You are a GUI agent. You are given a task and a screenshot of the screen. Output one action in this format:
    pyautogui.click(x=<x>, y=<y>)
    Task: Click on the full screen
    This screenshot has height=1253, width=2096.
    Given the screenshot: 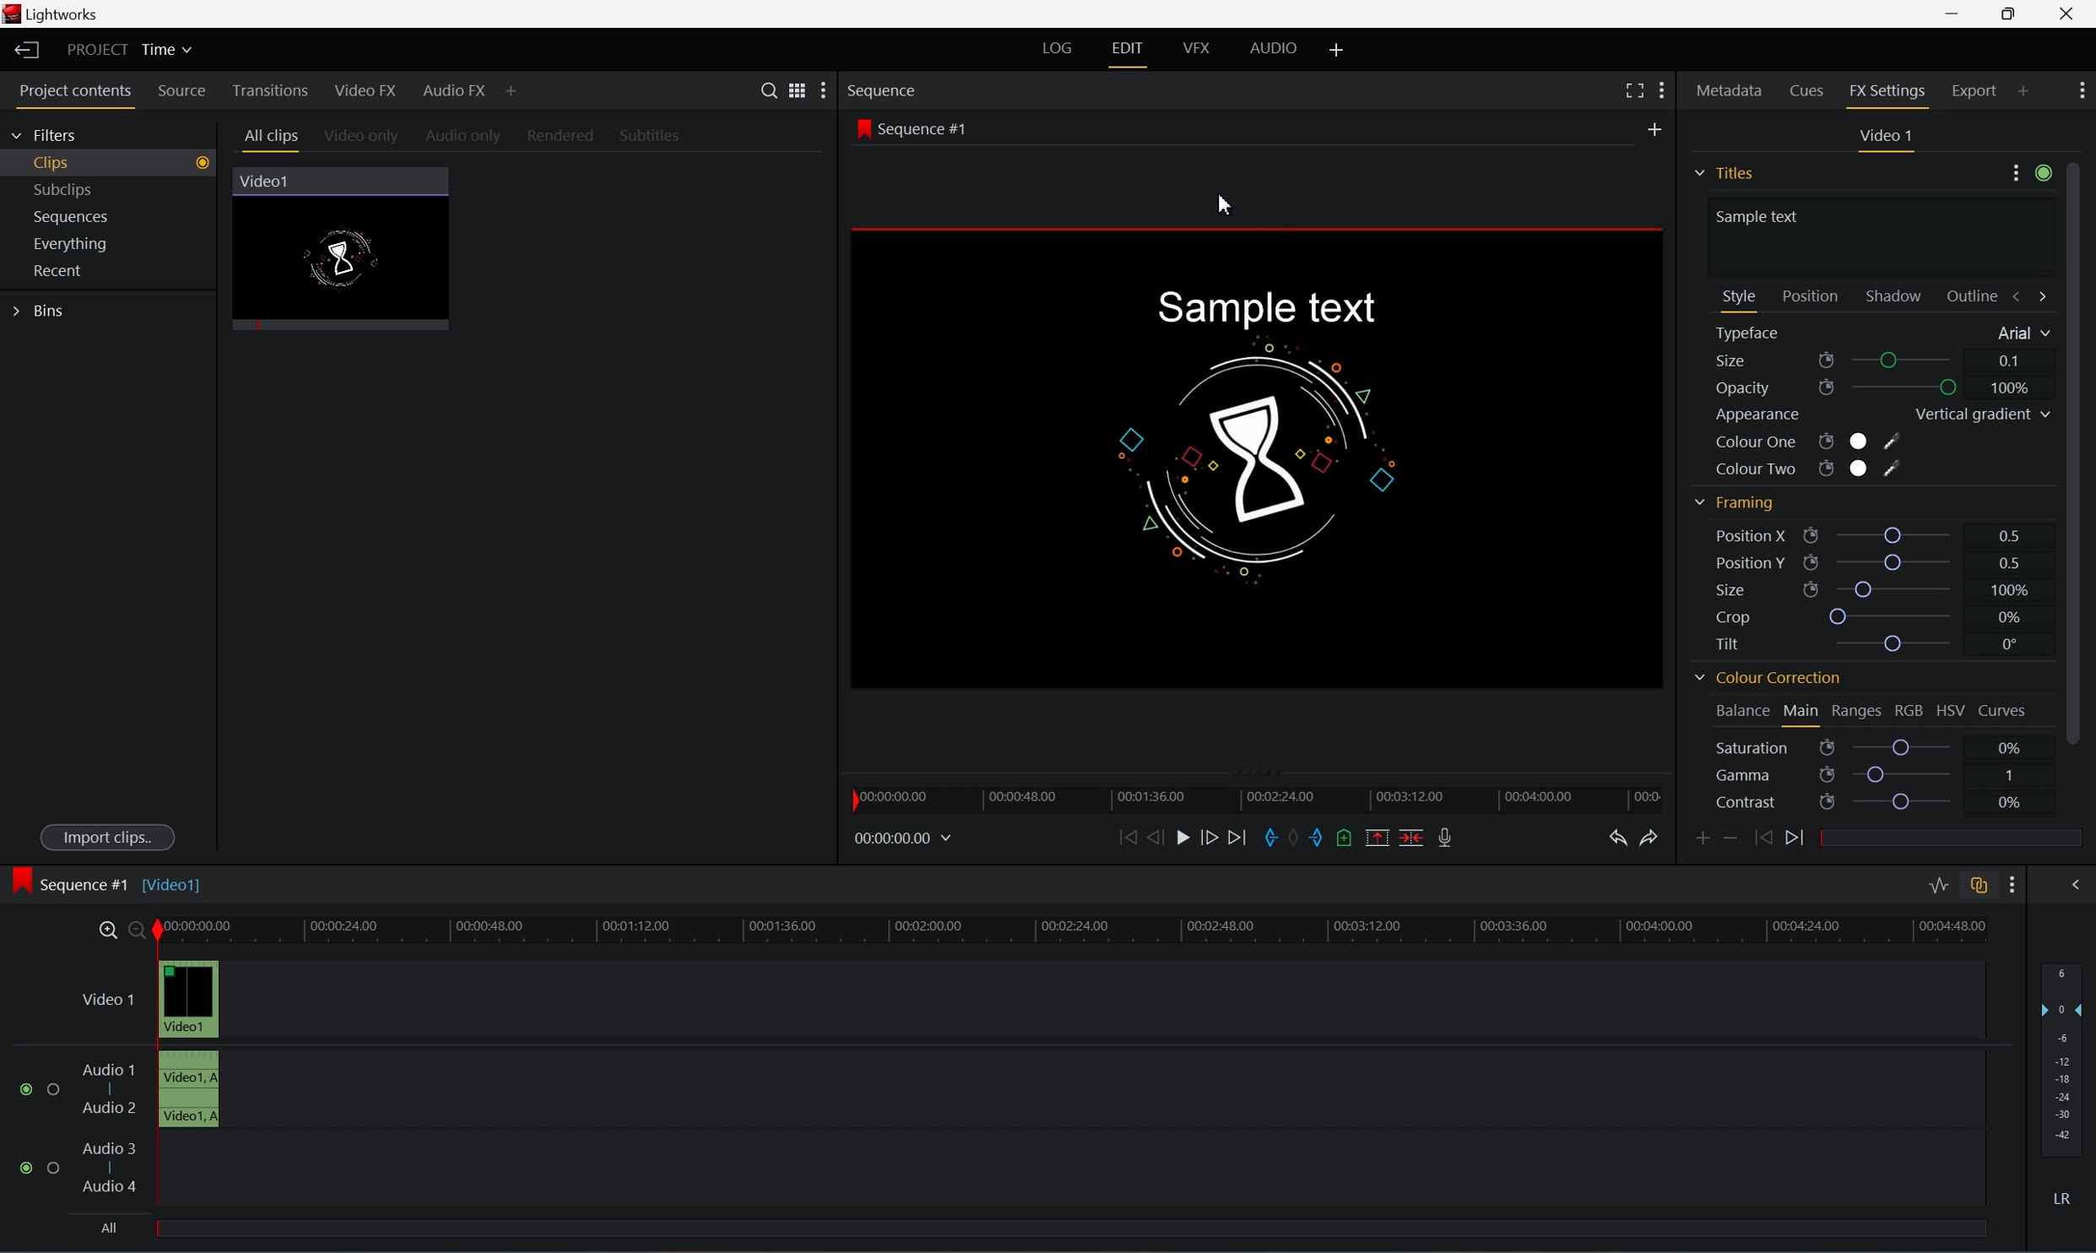 What is the action you would take?
    pyautogui.click(x=1633, y=90)
    